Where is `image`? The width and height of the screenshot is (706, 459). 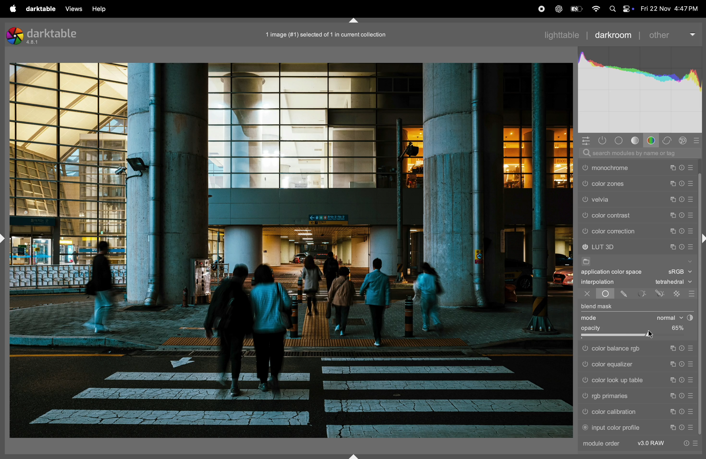
image is located at coordinates (292, 251).